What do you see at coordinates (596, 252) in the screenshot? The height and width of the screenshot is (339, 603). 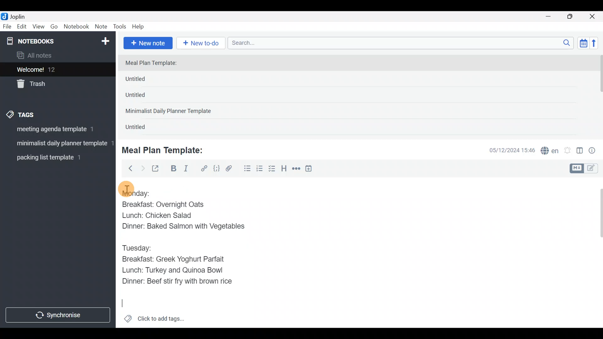 I see `Scroll bar` at bounding box center [596, 252].